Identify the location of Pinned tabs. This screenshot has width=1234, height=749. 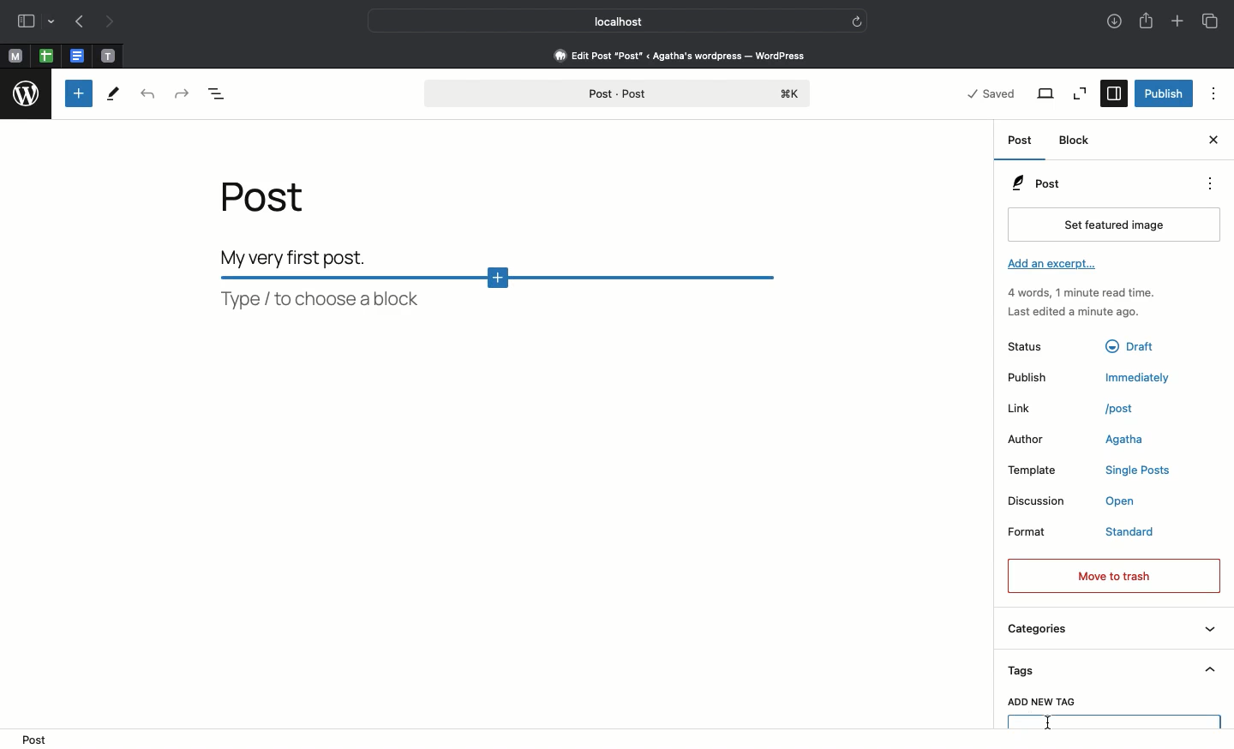
(78, 56).